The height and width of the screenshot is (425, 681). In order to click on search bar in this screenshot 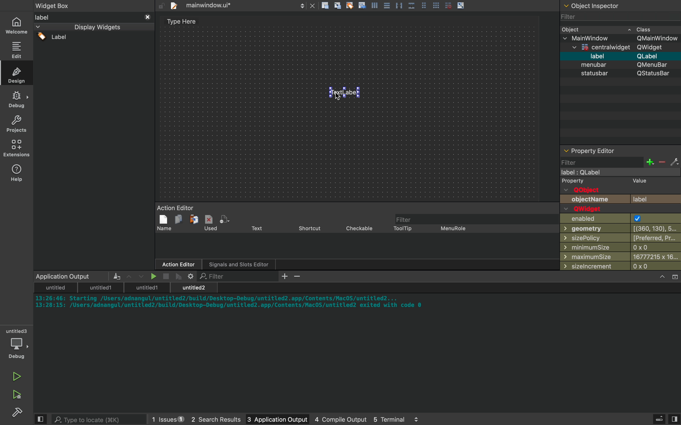, I will do `click(92, 419)`.